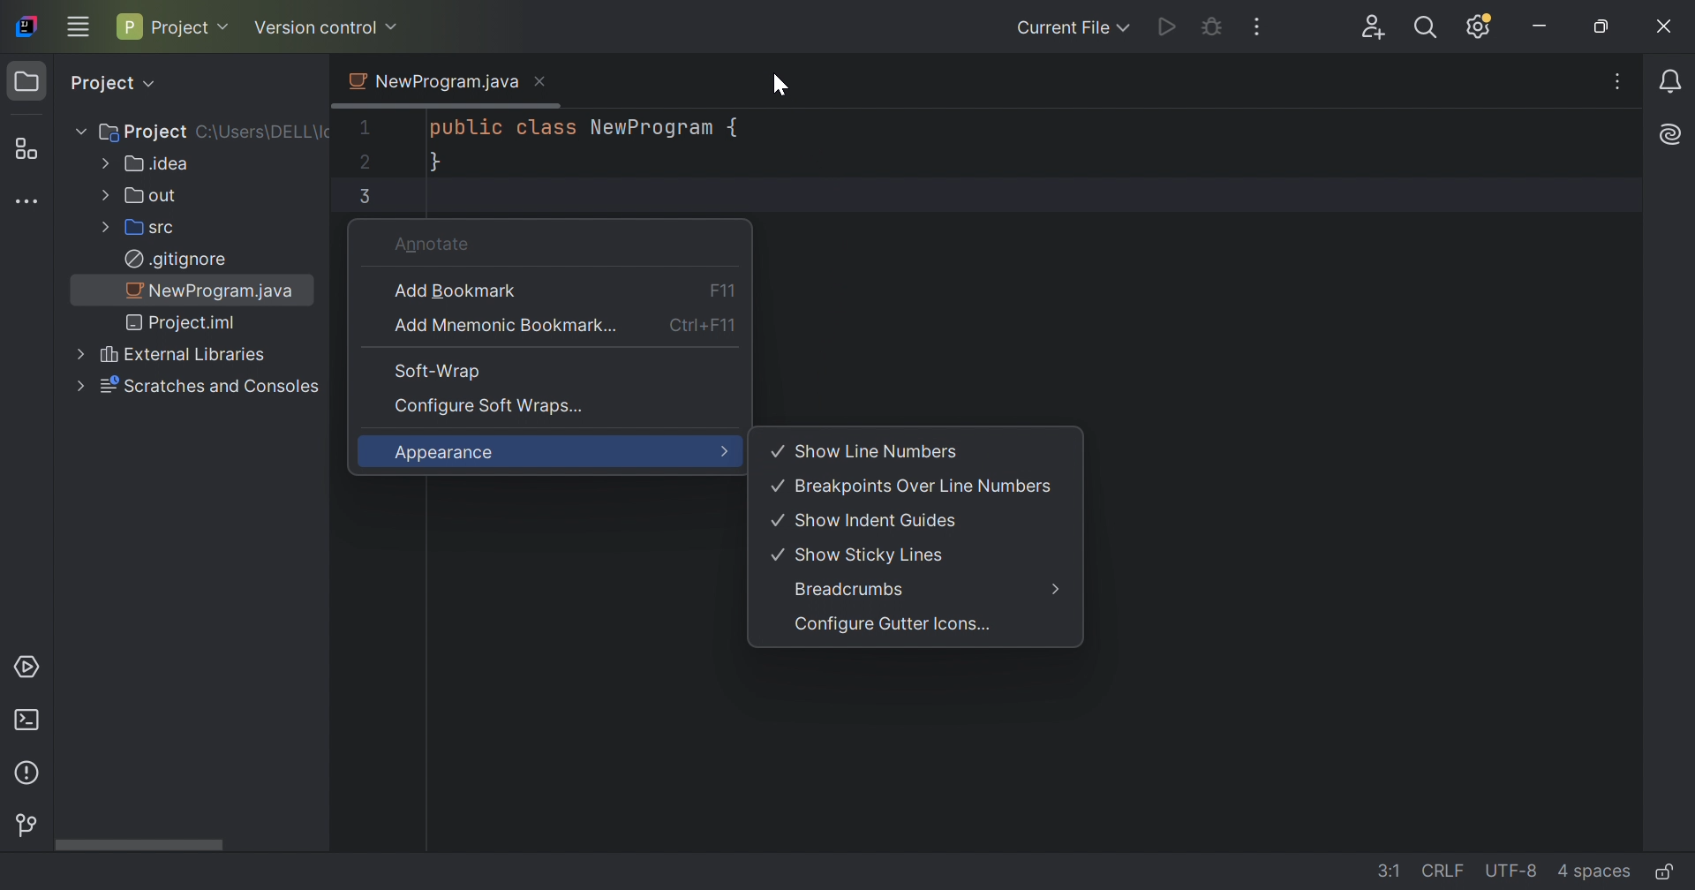 Image resolution: width=1695 pixels, height=890 pixels. What do you see at coordinates (1259, 28) in the screenshot?
I see `More actions` at bounding box center [1259, 28].